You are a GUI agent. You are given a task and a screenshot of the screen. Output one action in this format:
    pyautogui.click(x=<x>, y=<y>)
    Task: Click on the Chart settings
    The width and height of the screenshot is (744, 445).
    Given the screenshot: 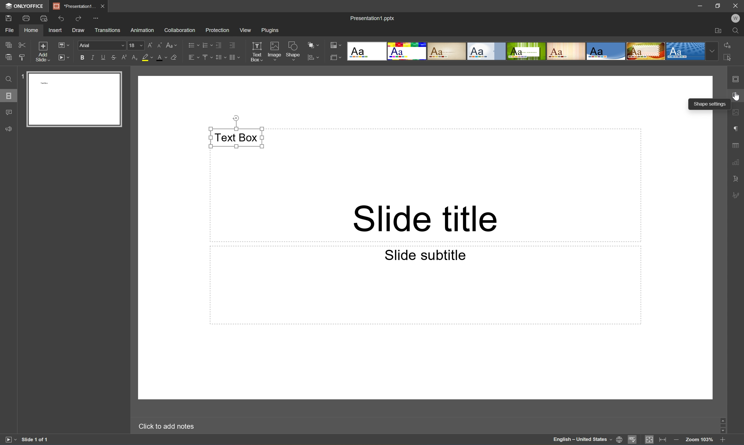 What is the action you would take?
    pyautogui.click(x=738, y=164)
    